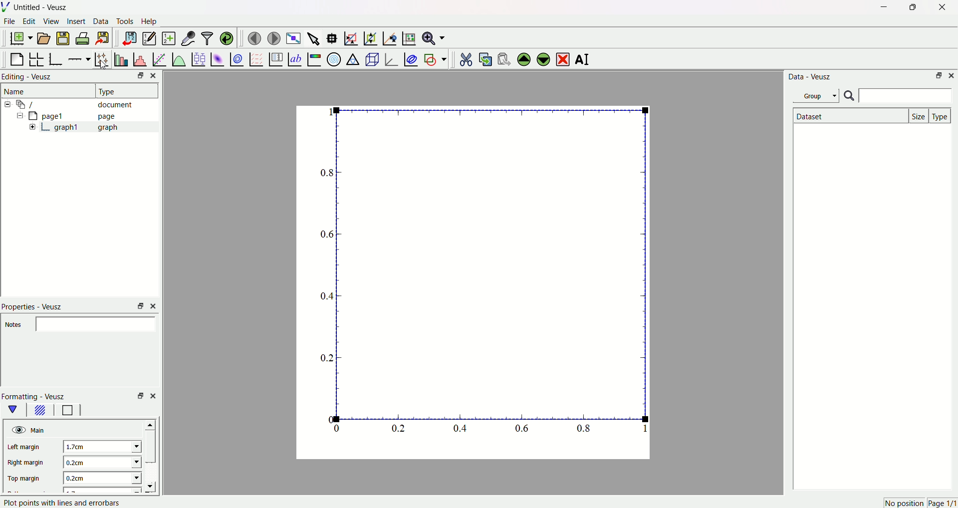 The height and width of the screenshot is (508, 958). Describe the element at coordinates (952, 76) in the screenshot. I see `Close` at that location.